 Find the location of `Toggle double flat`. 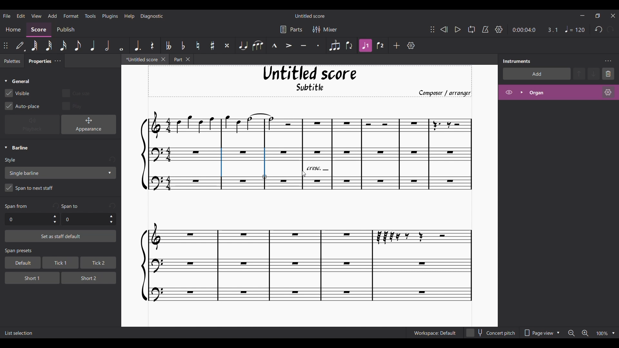

Toggle double flat is located at coordinates (167, 45).